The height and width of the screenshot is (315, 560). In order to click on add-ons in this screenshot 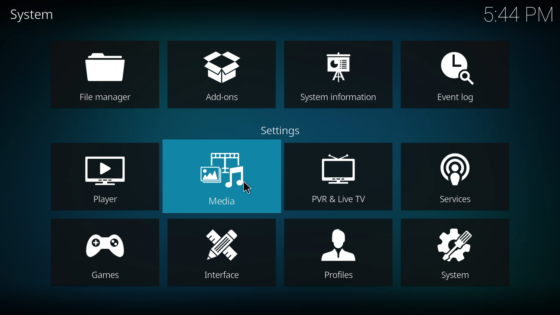, I will do `click(222, 67)`.